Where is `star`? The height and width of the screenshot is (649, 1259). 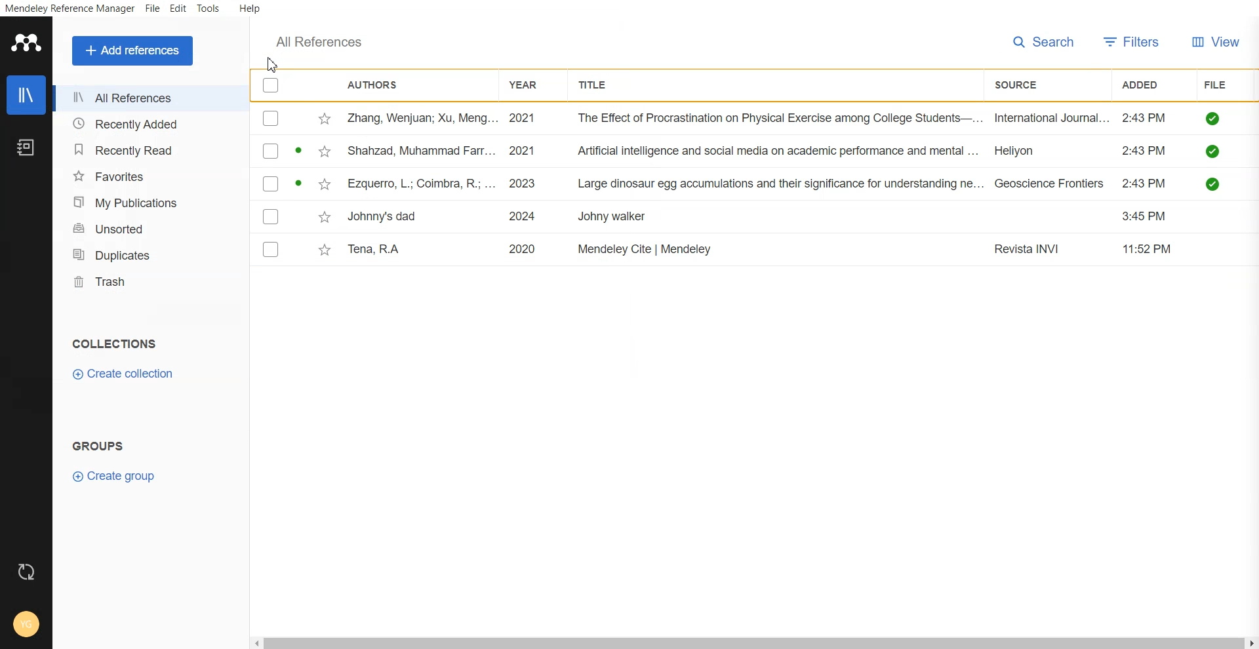
star is located at coordinates (324, 119).